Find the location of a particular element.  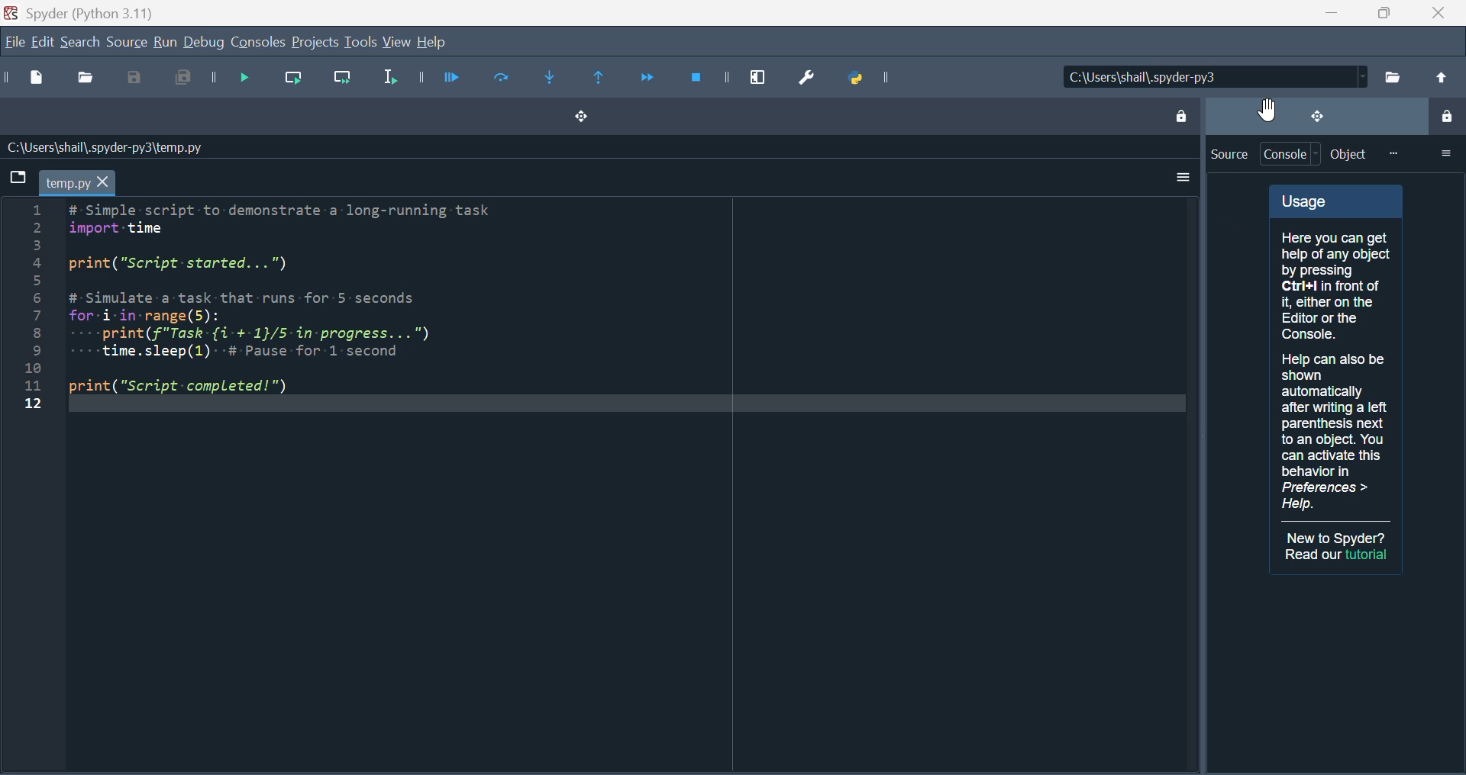

Run current line is located at coordinates (295, 79).